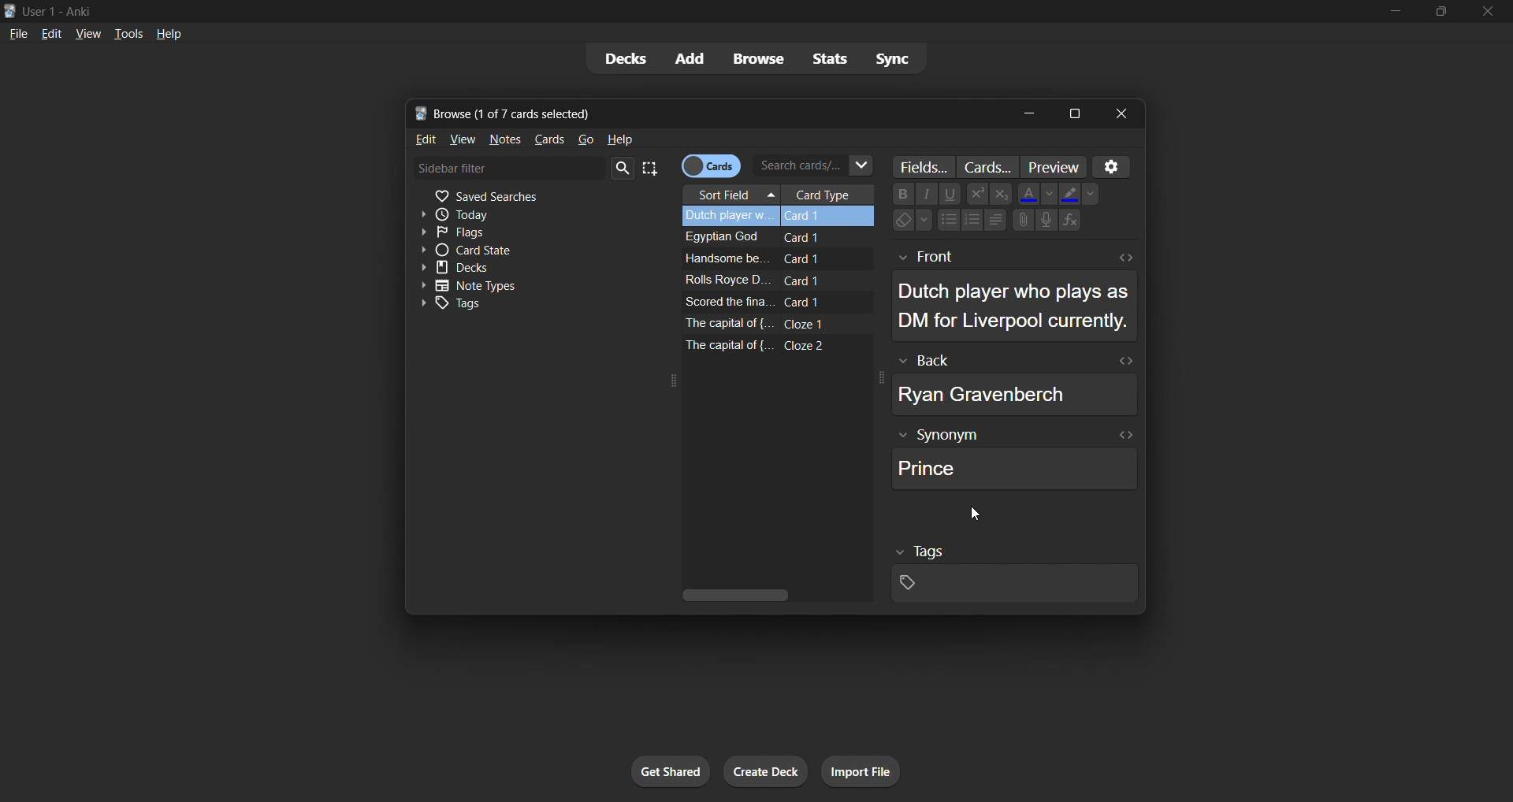 This screenshot has width=1513, height=802. I want to click on add, so click(692, 58).